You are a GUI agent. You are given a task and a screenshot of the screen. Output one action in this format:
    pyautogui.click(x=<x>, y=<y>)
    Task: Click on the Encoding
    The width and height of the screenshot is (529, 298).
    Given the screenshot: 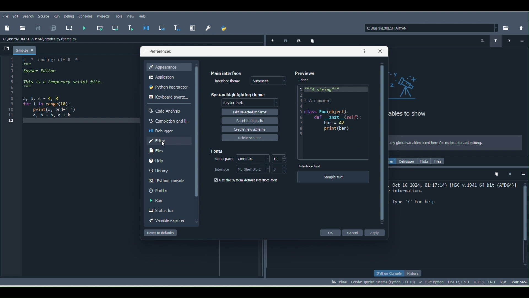 What is the action you would take?
    pyautogui.click(x=480, y=281)
    